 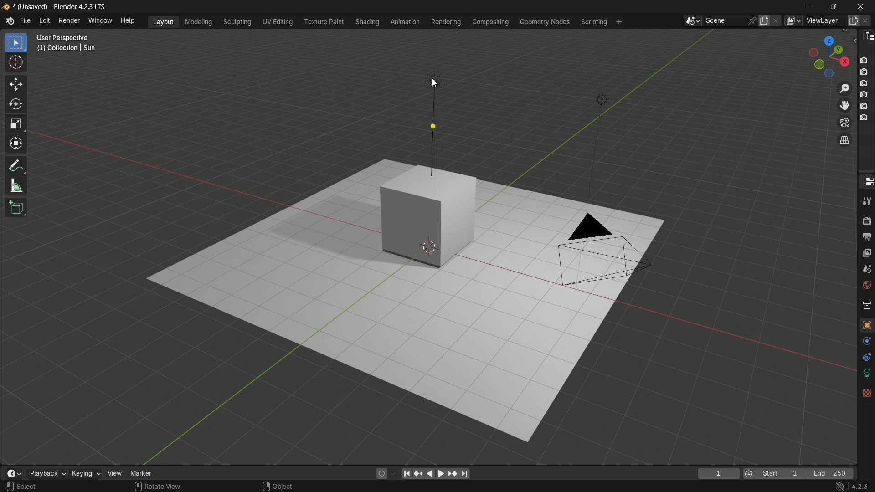 What do you see at coordinates (748, 472) in the screenshot?
I see `icon` at bounding box center [748, 472].